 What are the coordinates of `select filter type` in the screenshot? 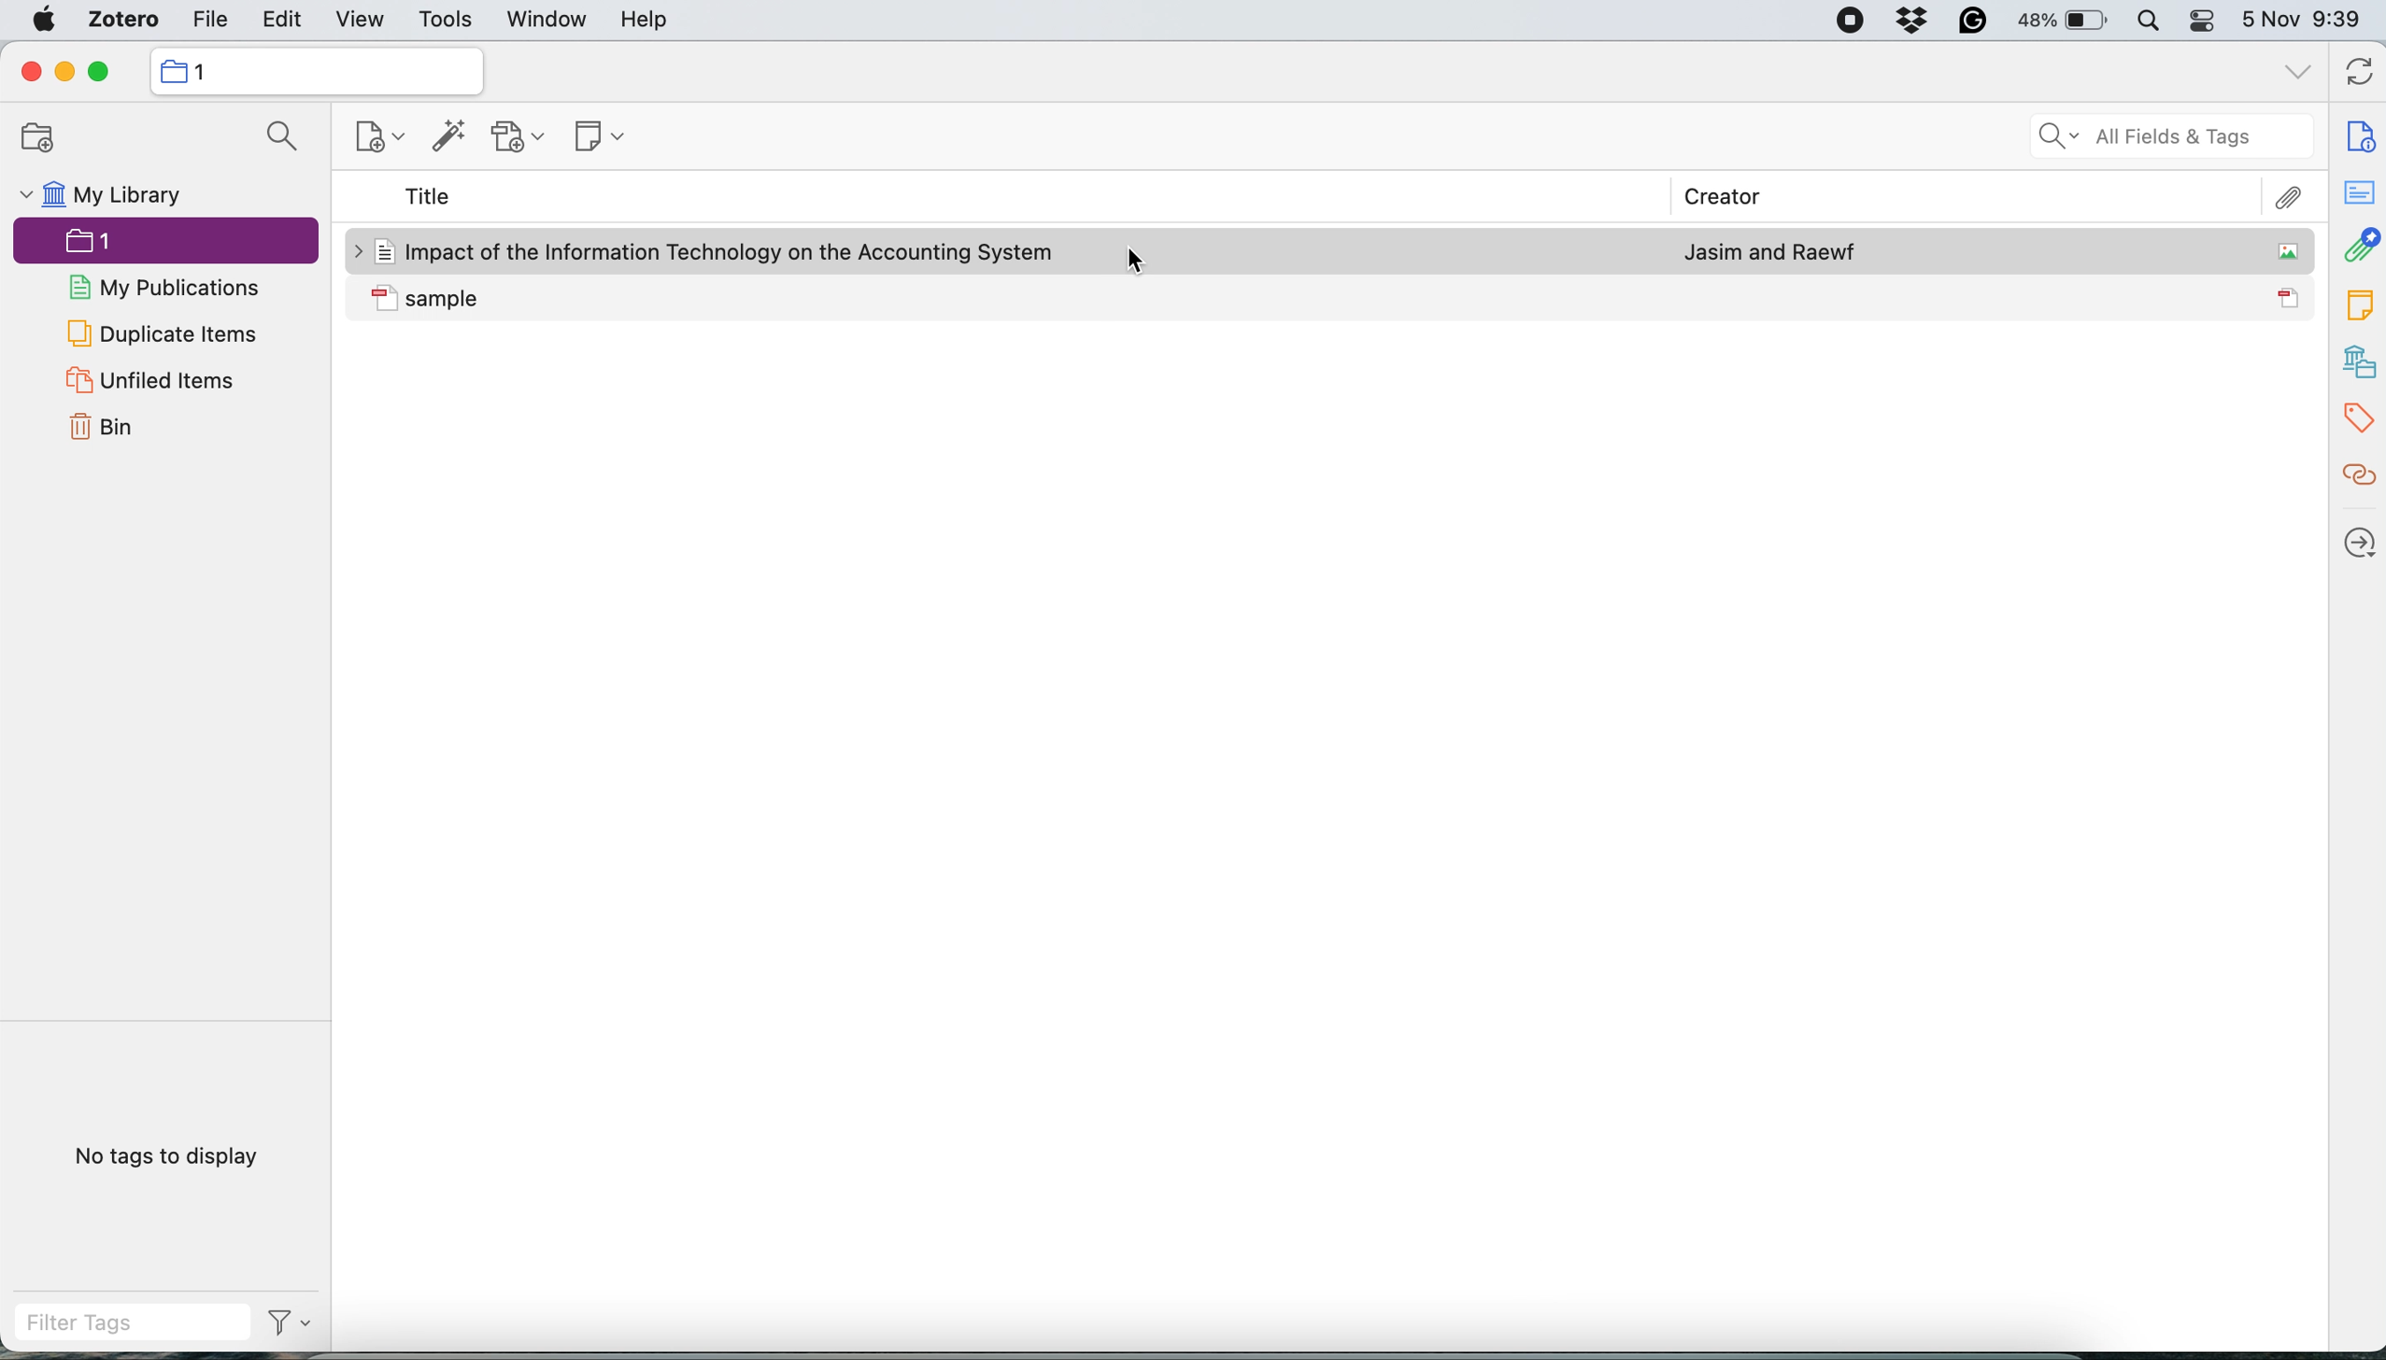 It's located at (292, 1325).